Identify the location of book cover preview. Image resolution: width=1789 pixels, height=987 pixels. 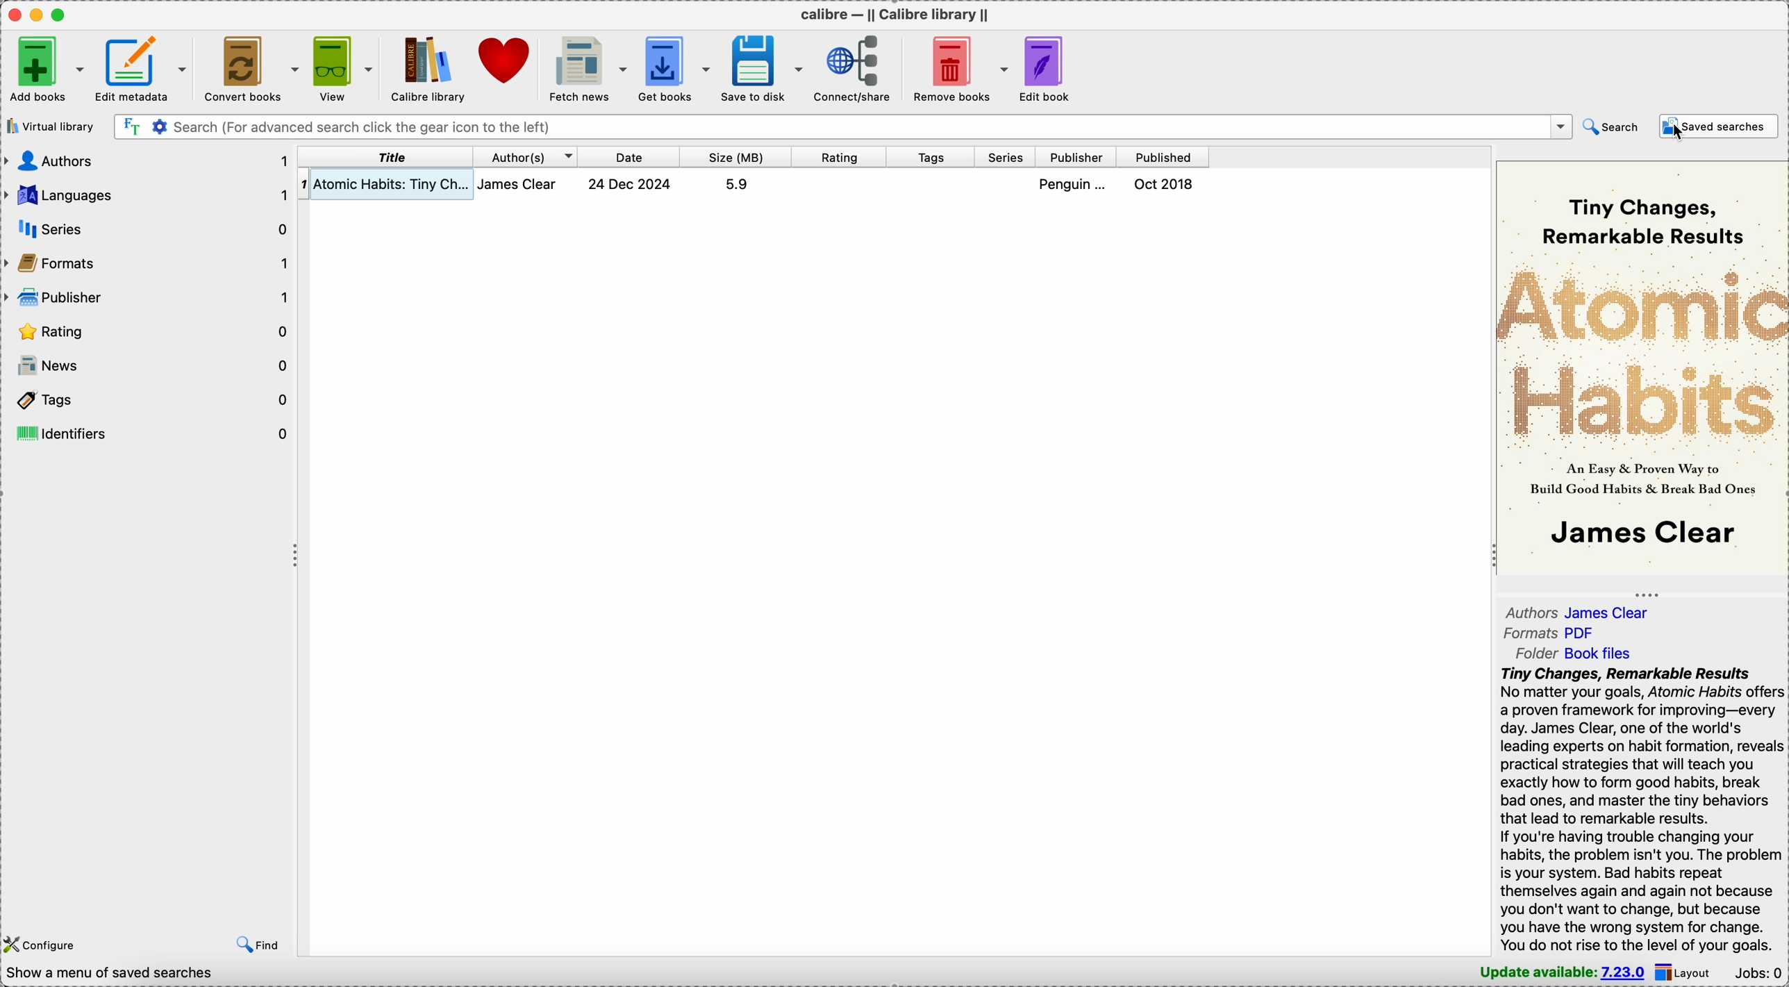
(1640, 366).